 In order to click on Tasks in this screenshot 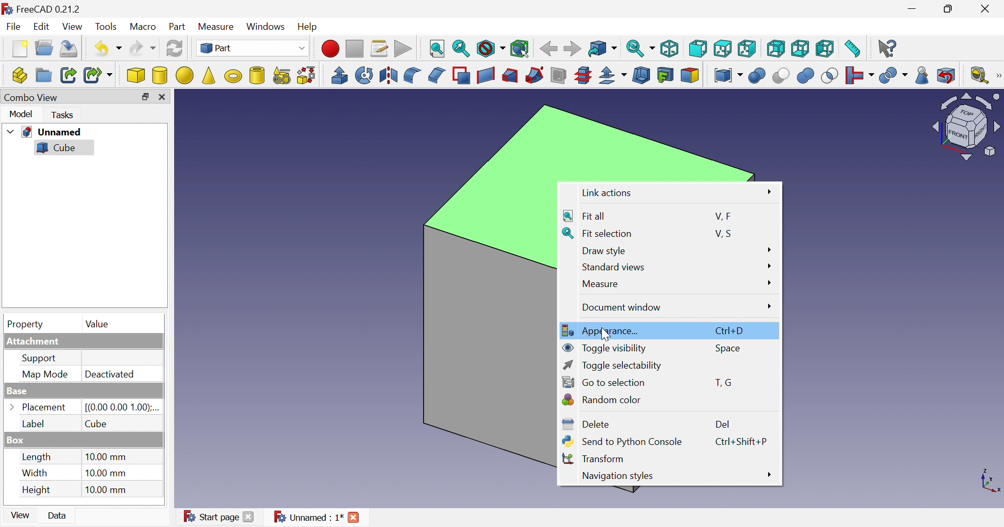, I will do `click(64, 115)`.